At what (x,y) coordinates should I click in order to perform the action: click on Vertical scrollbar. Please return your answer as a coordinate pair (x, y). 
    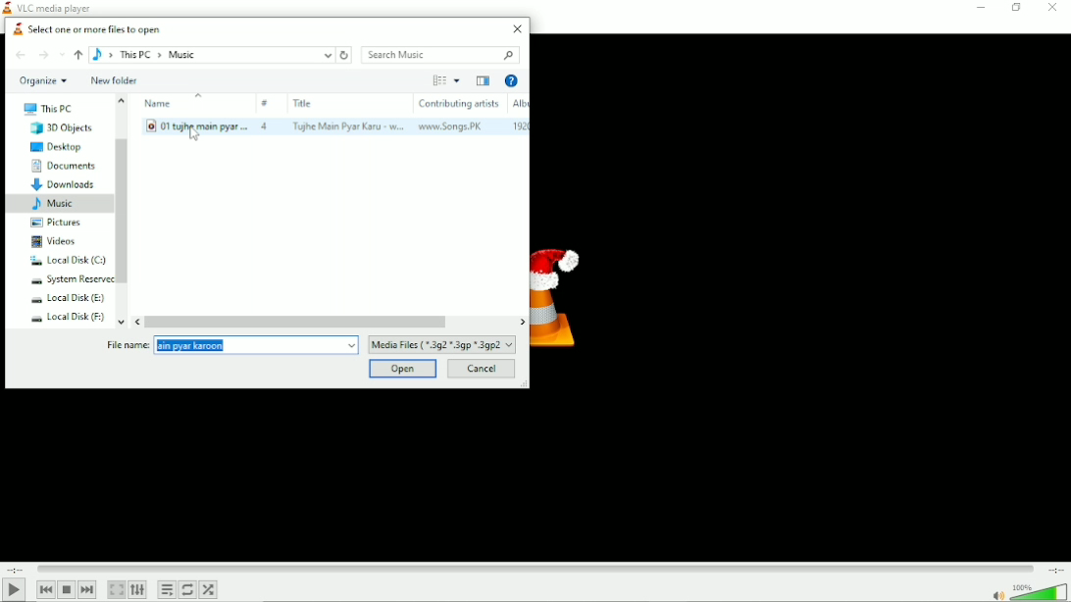
    Looking at the image, I should click on (123, 212).